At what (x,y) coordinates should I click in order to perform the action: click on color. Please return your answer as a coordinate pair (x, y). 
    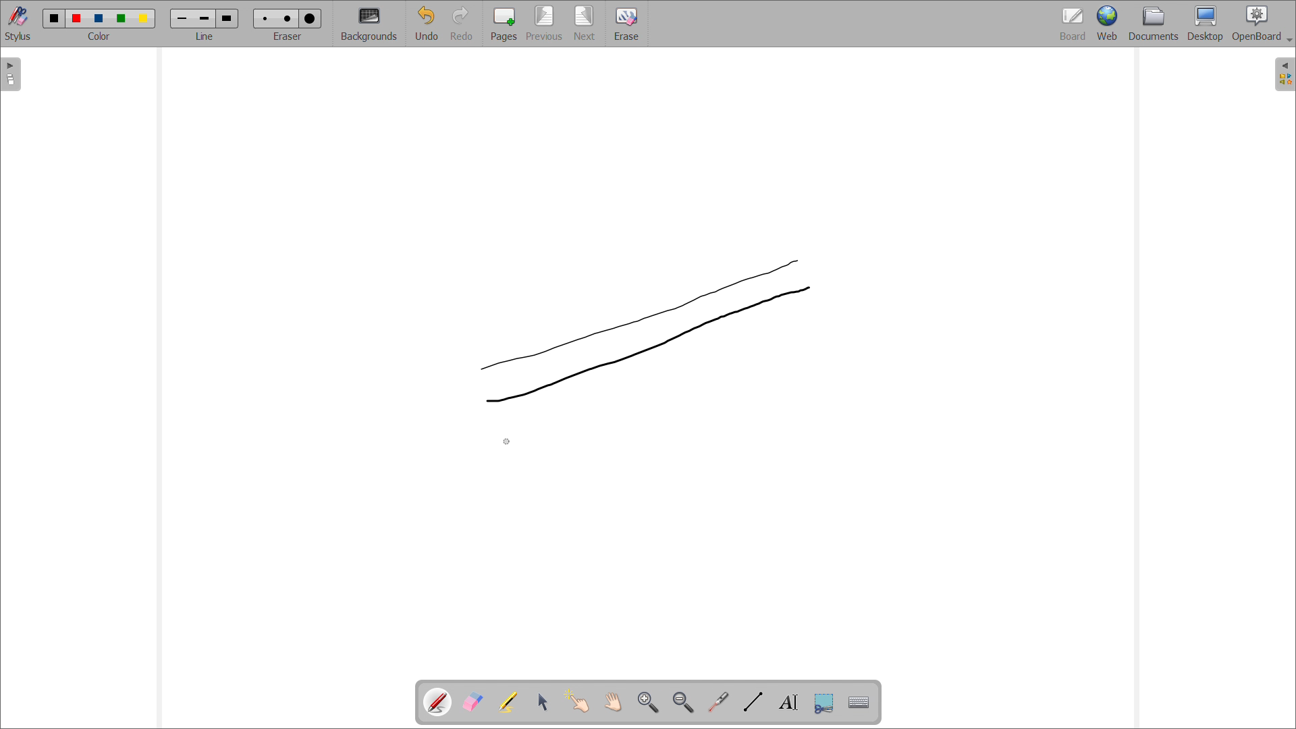
    Looking at the image, I should click on (123, 19).